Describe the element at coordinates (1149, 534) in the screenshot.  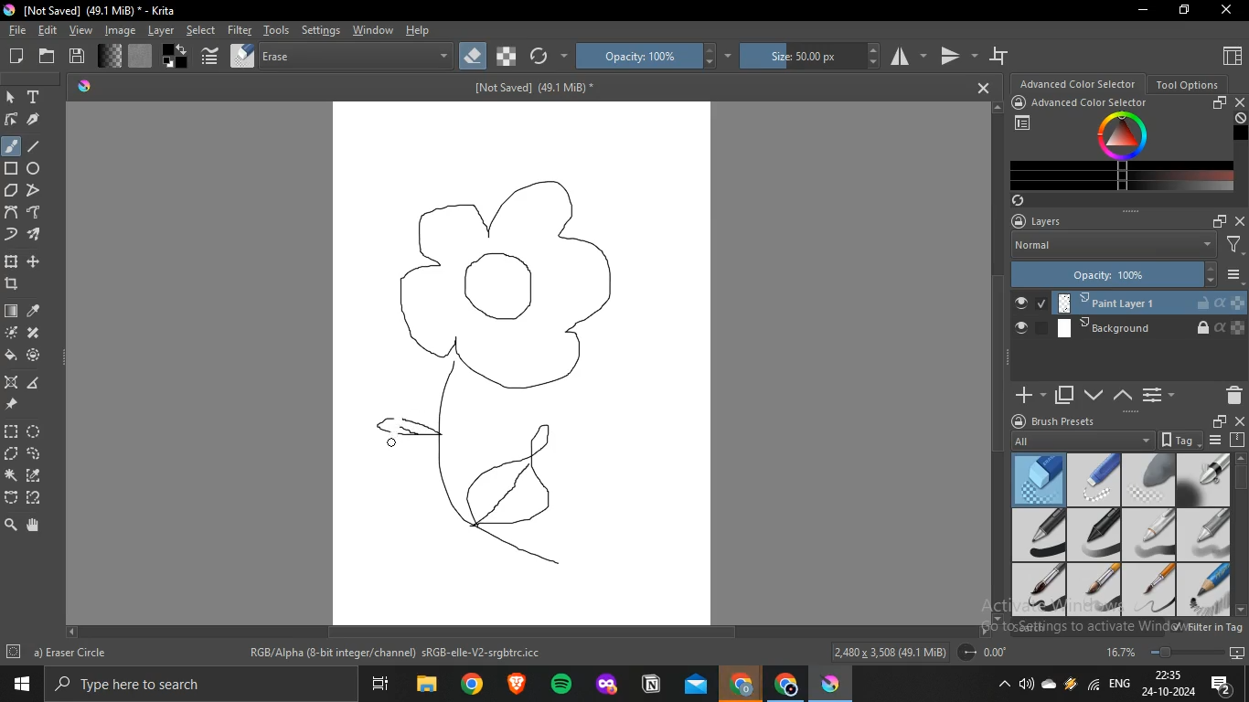
I see `basic 3 flow` at that location.